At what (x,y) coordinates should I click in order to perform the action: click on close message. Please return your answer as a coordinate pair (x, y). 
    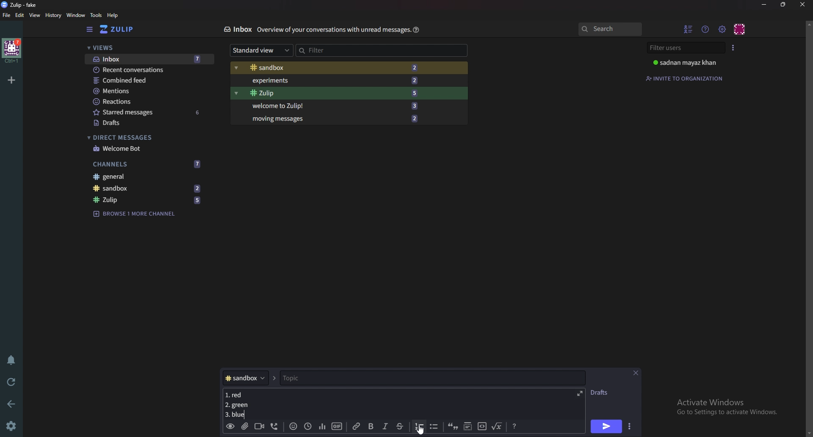
    Looking at the image, I should click on (636, 373).